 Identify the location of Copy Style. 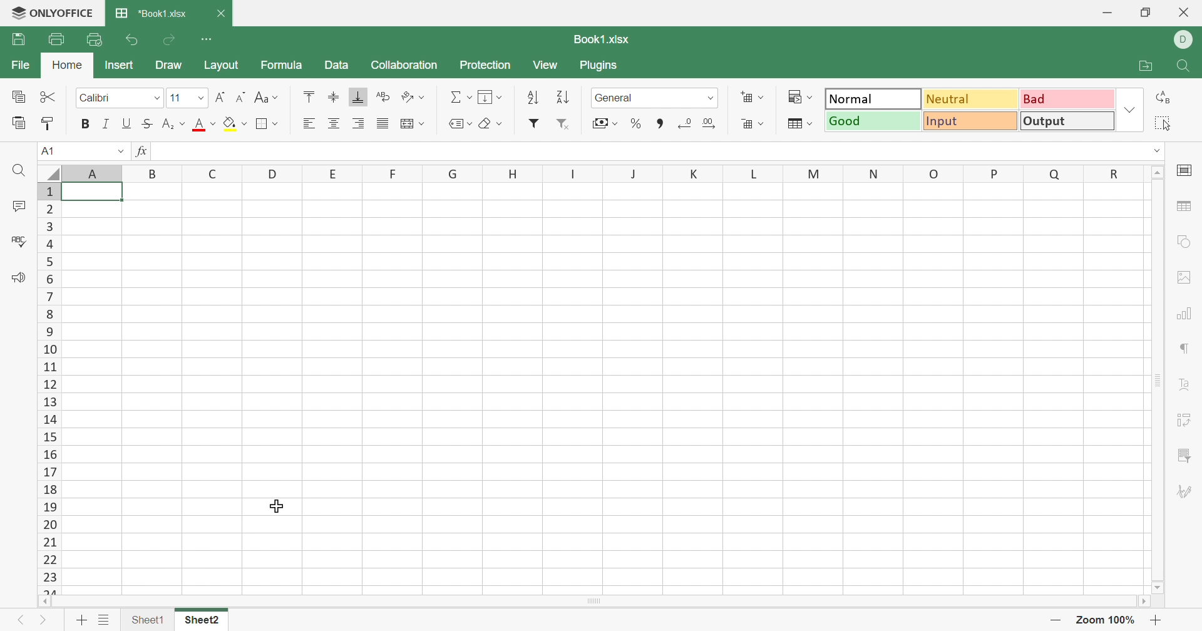
(49, 125).